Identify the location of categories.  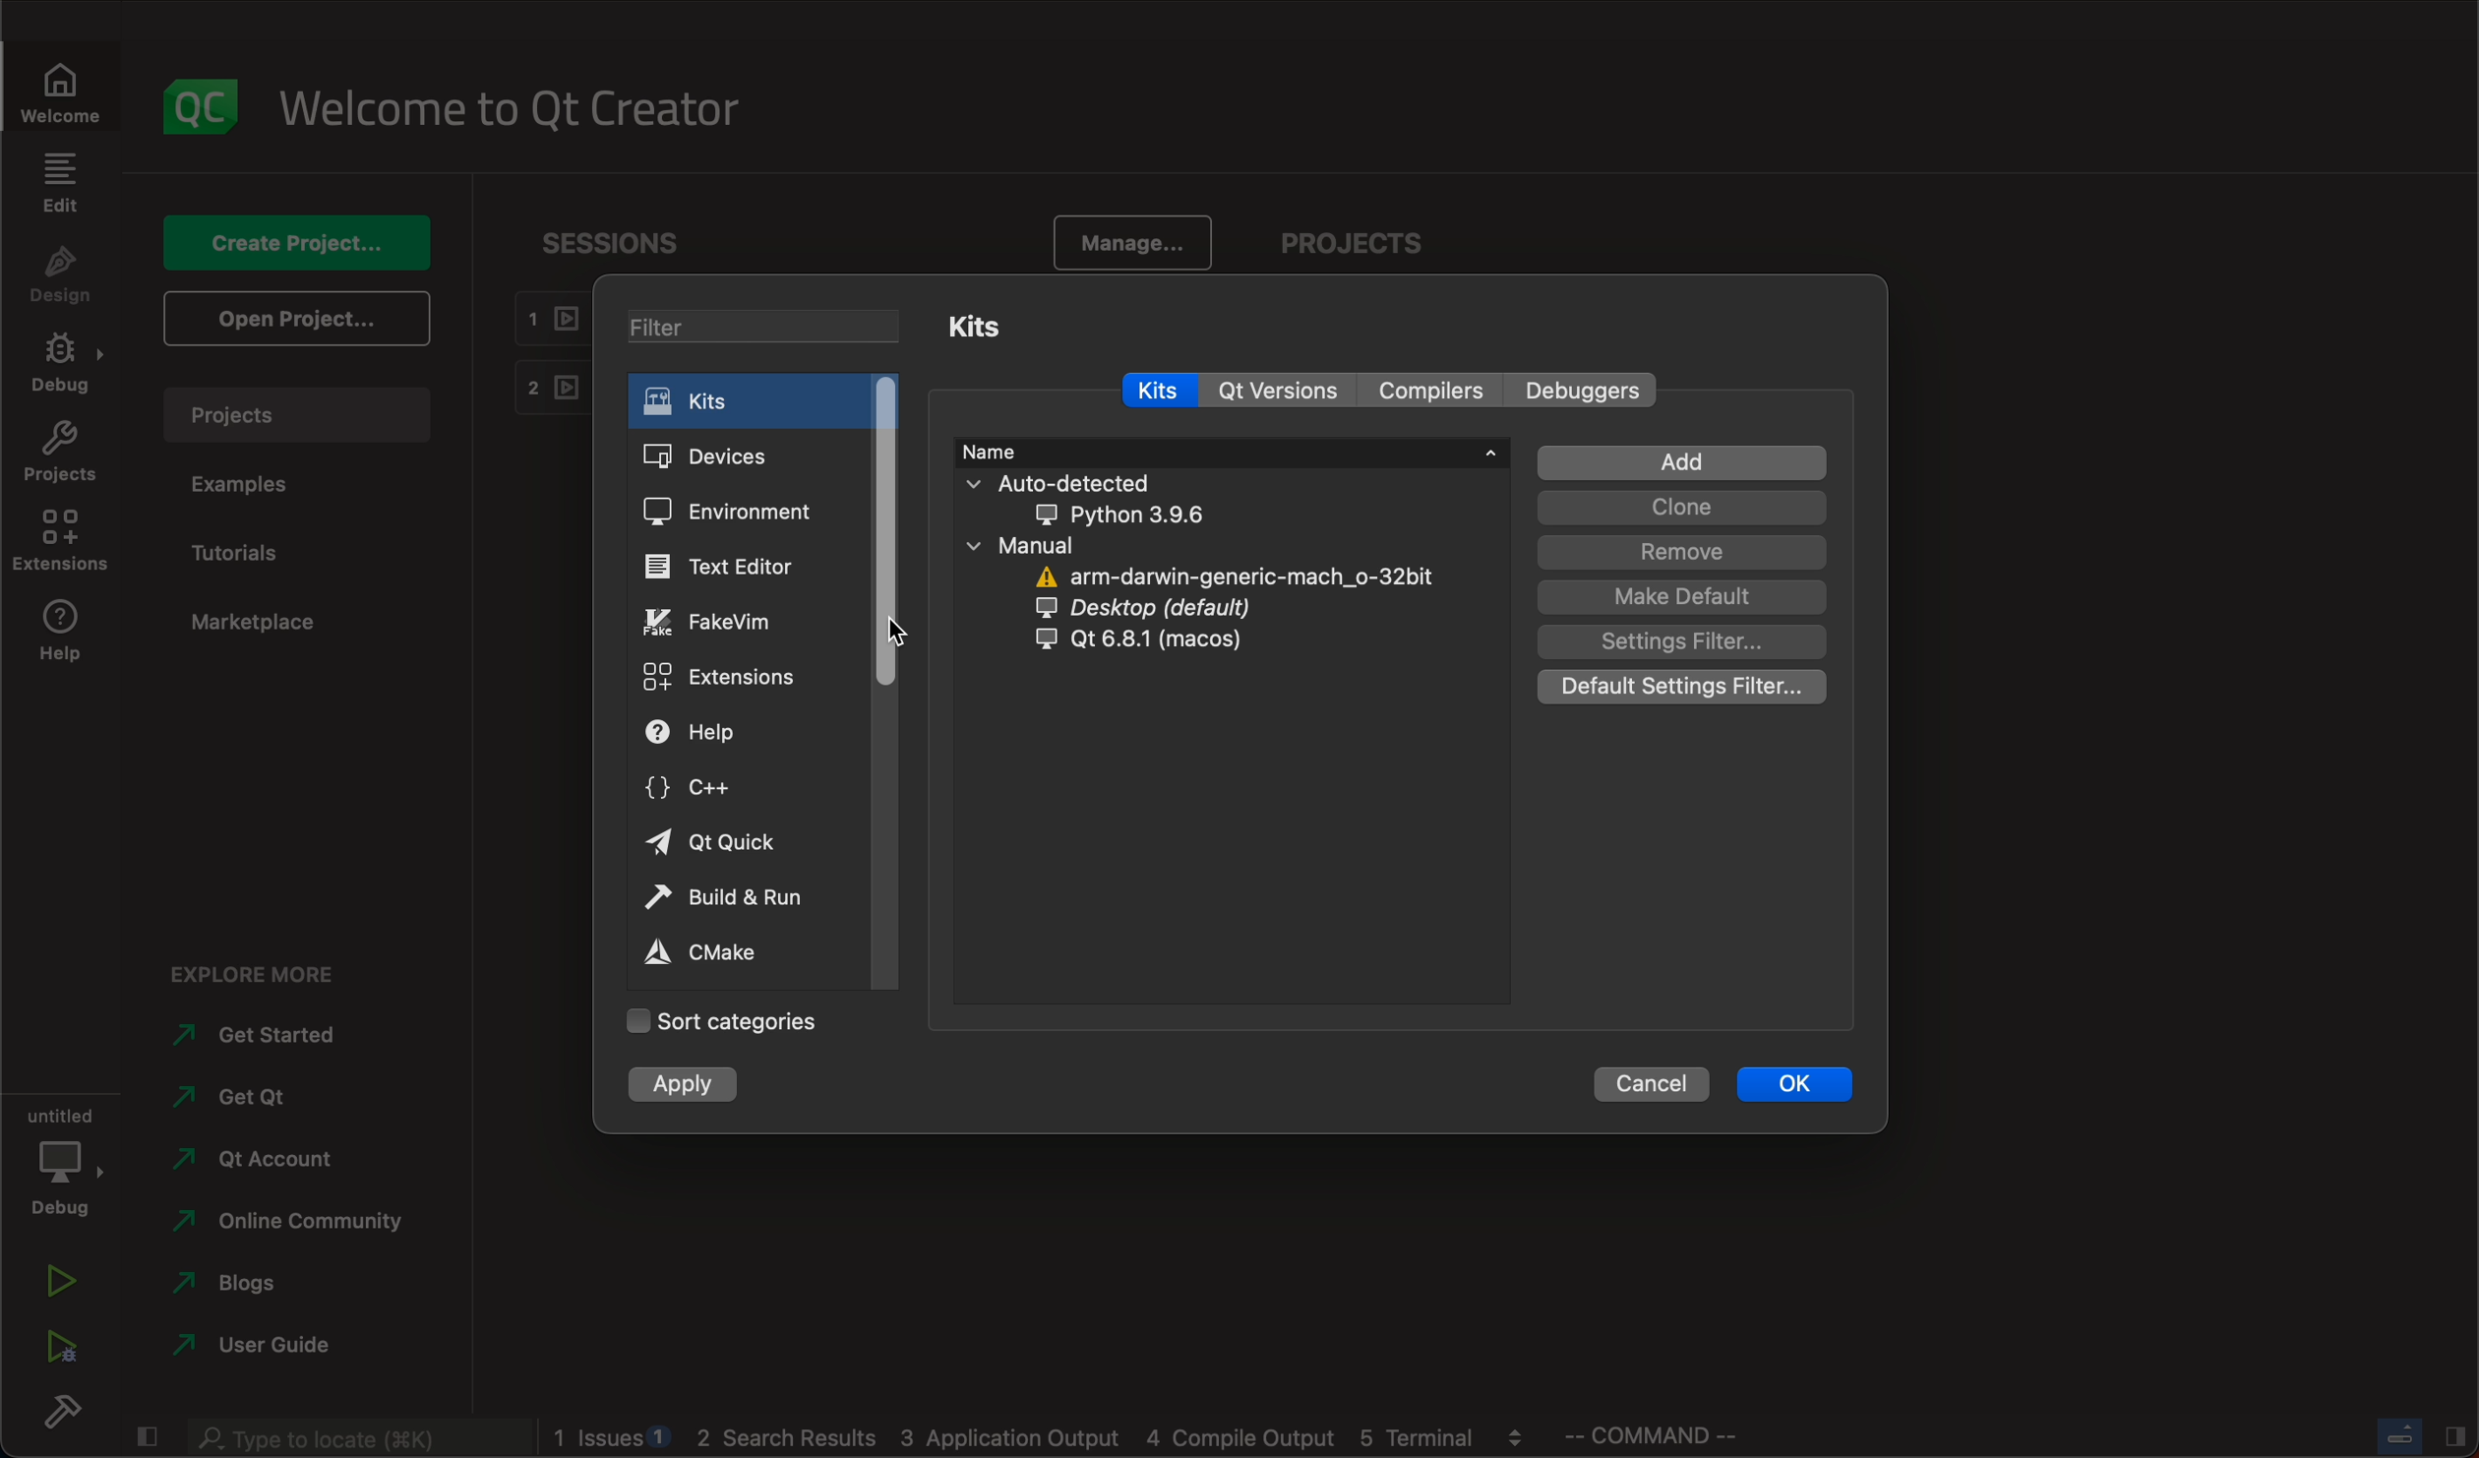
(747, 1019).